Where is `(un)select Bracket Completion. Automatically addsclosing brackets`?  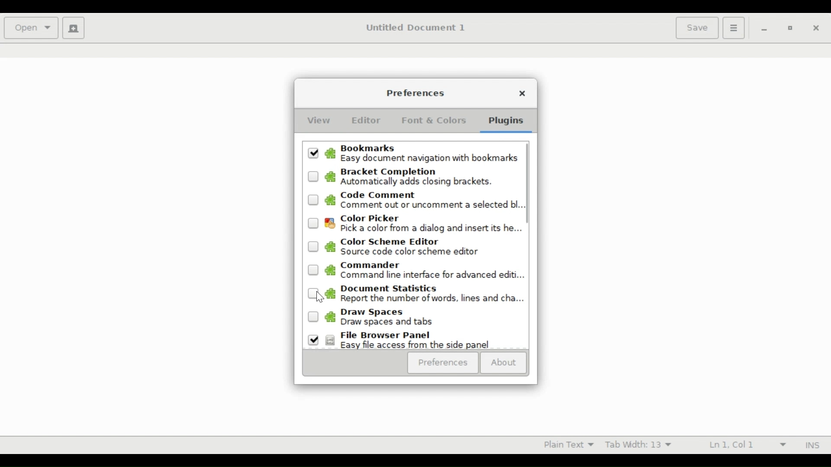 (un)select Bracket Completion. Automatically addsclosing brackets is located at coordinates (422, 177).